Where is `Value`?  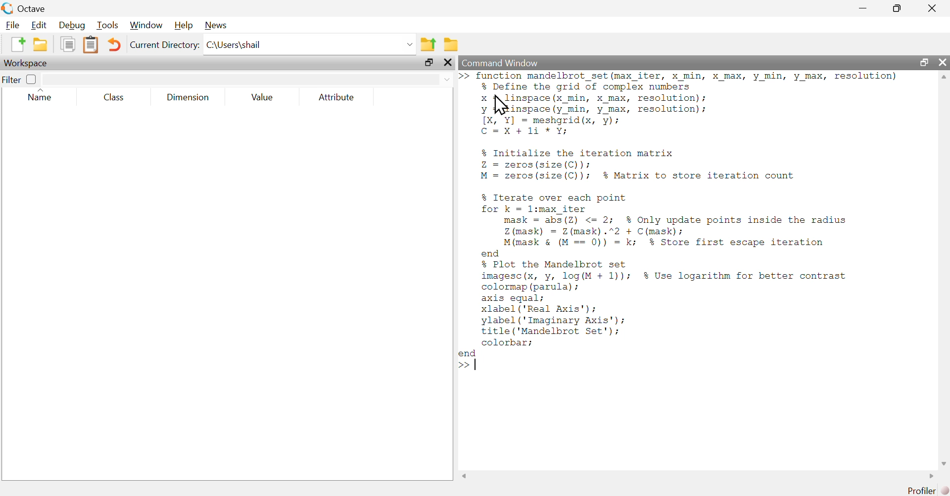
Value is located at coordinates (263, 98).